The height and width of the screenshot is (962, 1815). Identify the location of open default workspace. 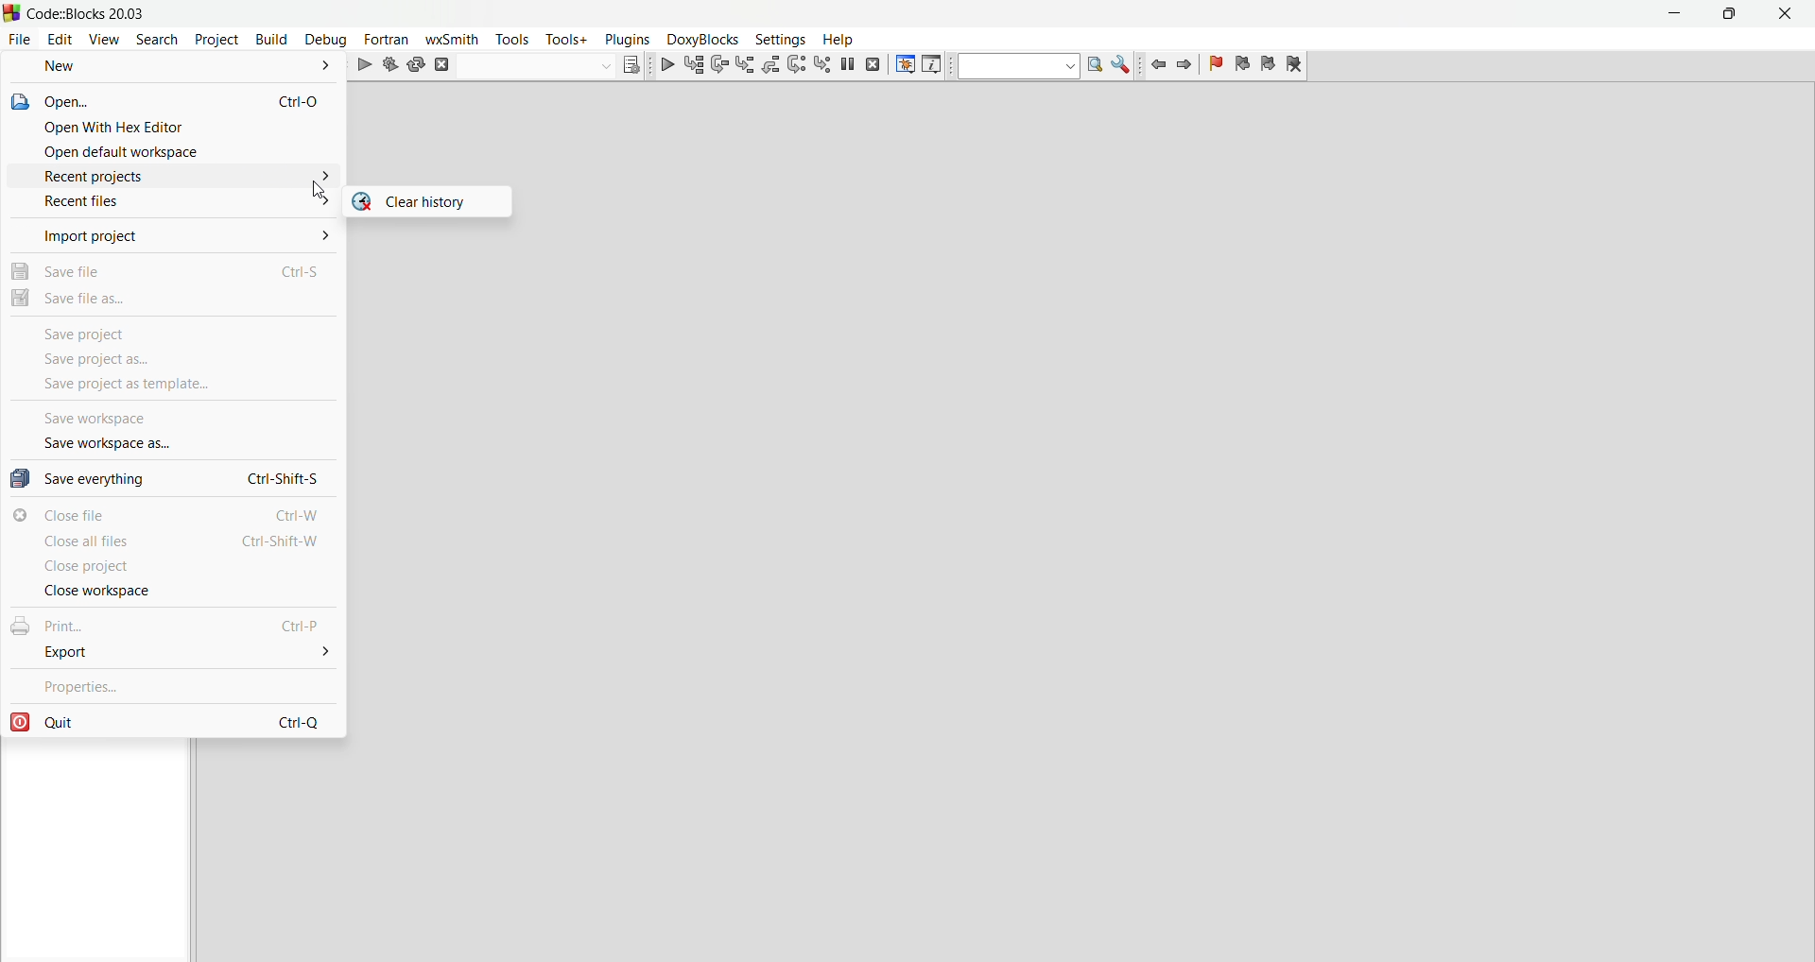
(174, 152).